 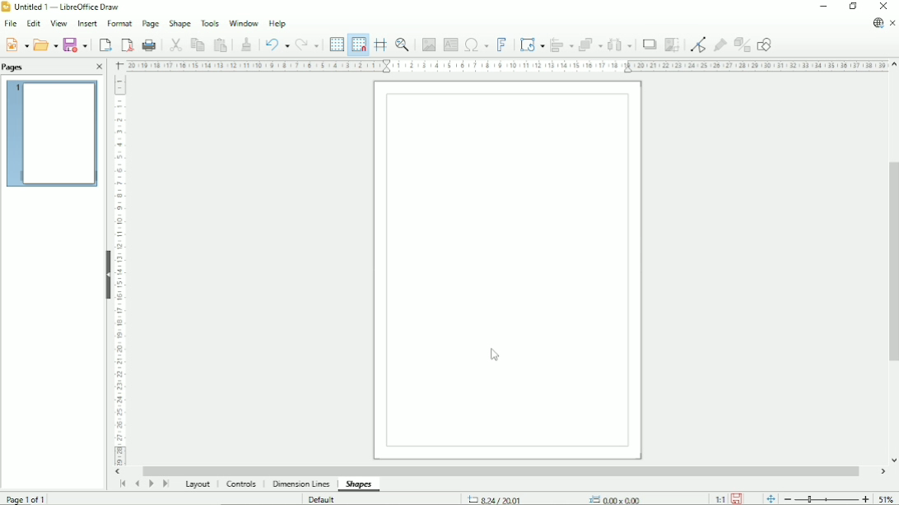 I want to click on Zoom factor, so click(x=887, y=499).